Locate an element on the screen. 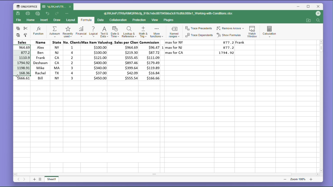 The width and height of the screenshot is (333, 187). scroll right is located at coordinates (317, 175).